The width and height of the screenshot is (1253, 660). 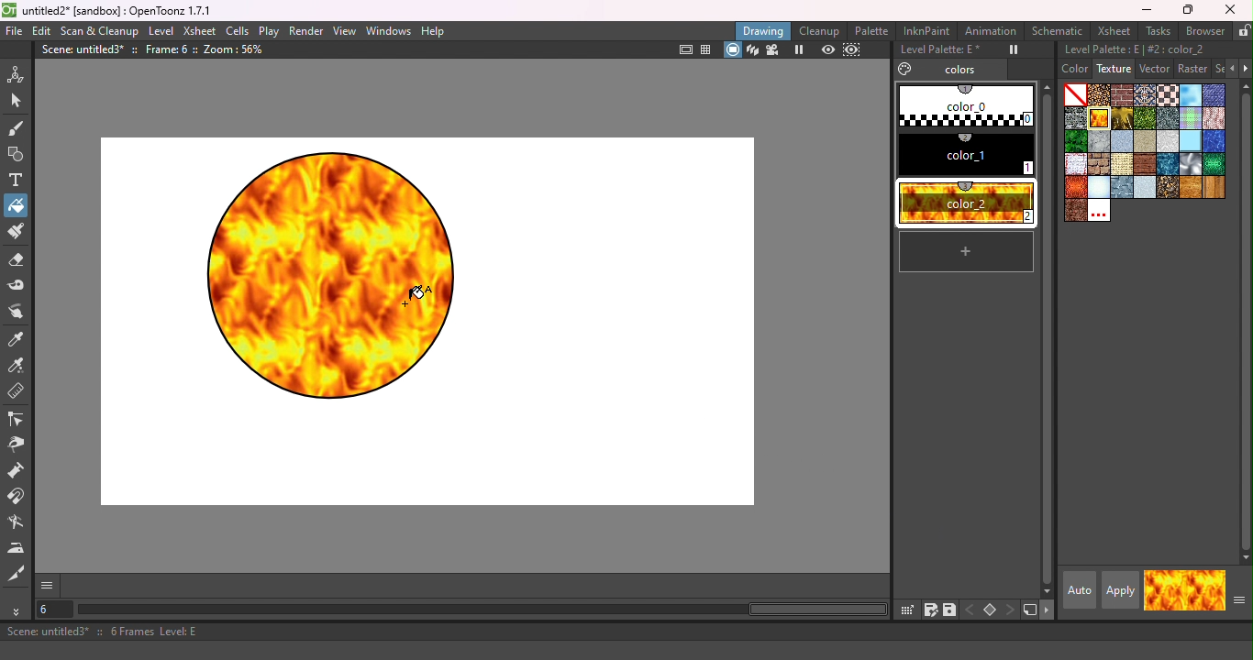 I want to click on Plain color, so click(x=1075, y=94).